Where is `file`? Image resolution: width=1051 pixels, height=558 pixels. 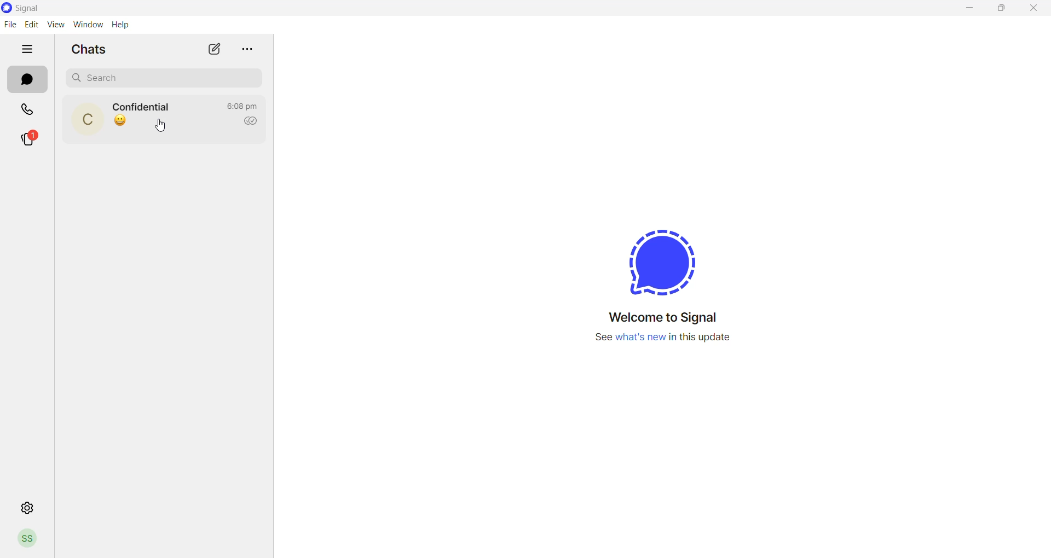
file is located at coordinates (11, 24).